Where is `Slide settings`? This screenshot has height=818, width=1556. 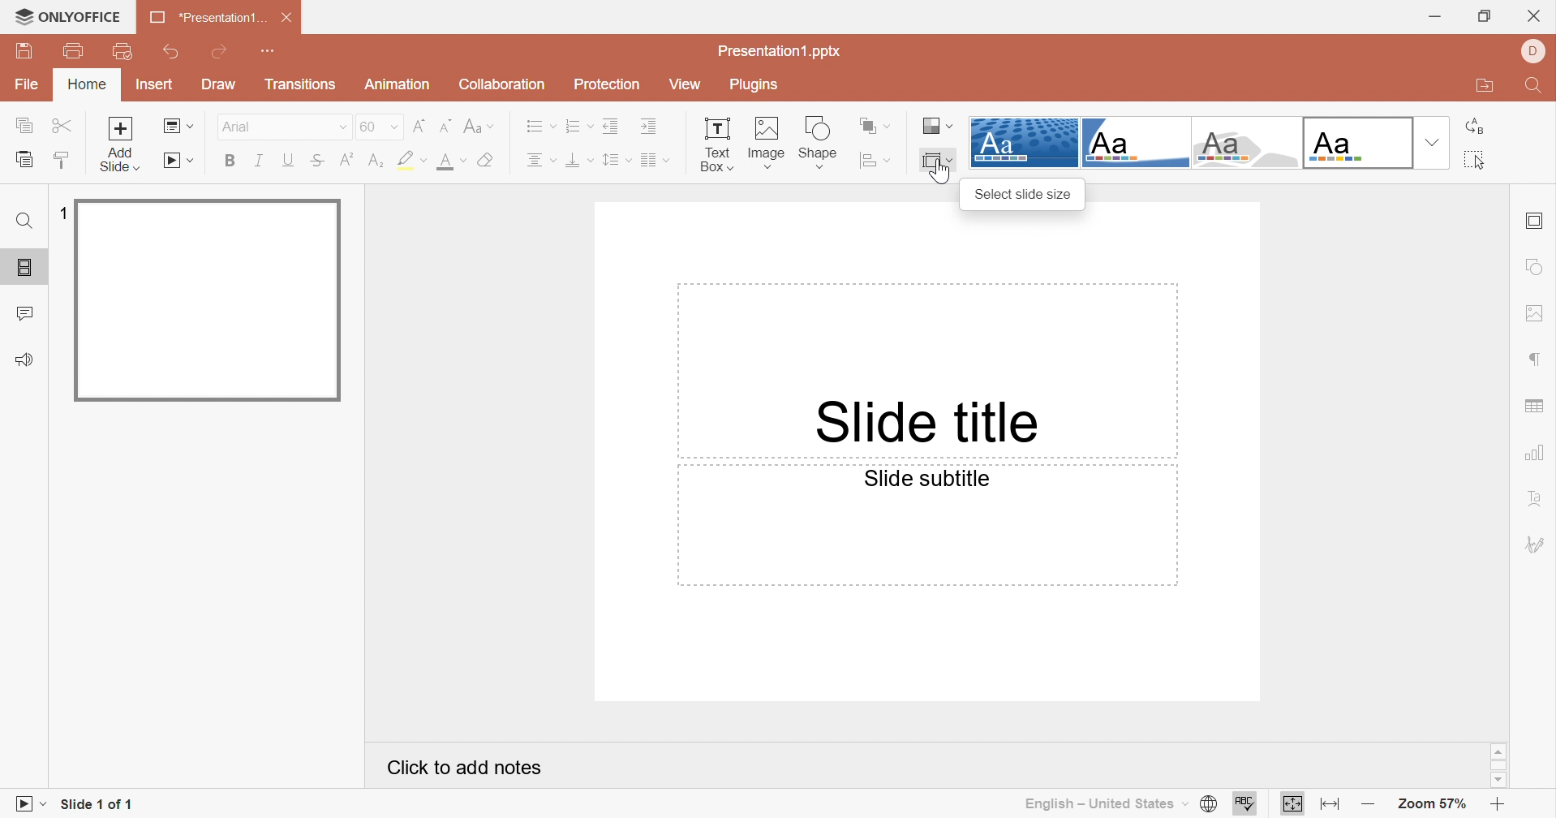 Slide settings is located at coordinates (1536, 222).